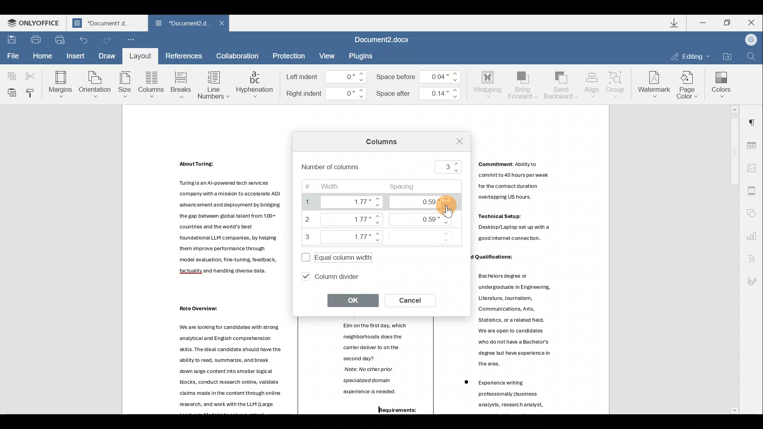 The height and width of the screenshot is (429, 763). What do you see at coordinates (513, 396) in the screenshot?
I see `` at bounding box center [513, 396].